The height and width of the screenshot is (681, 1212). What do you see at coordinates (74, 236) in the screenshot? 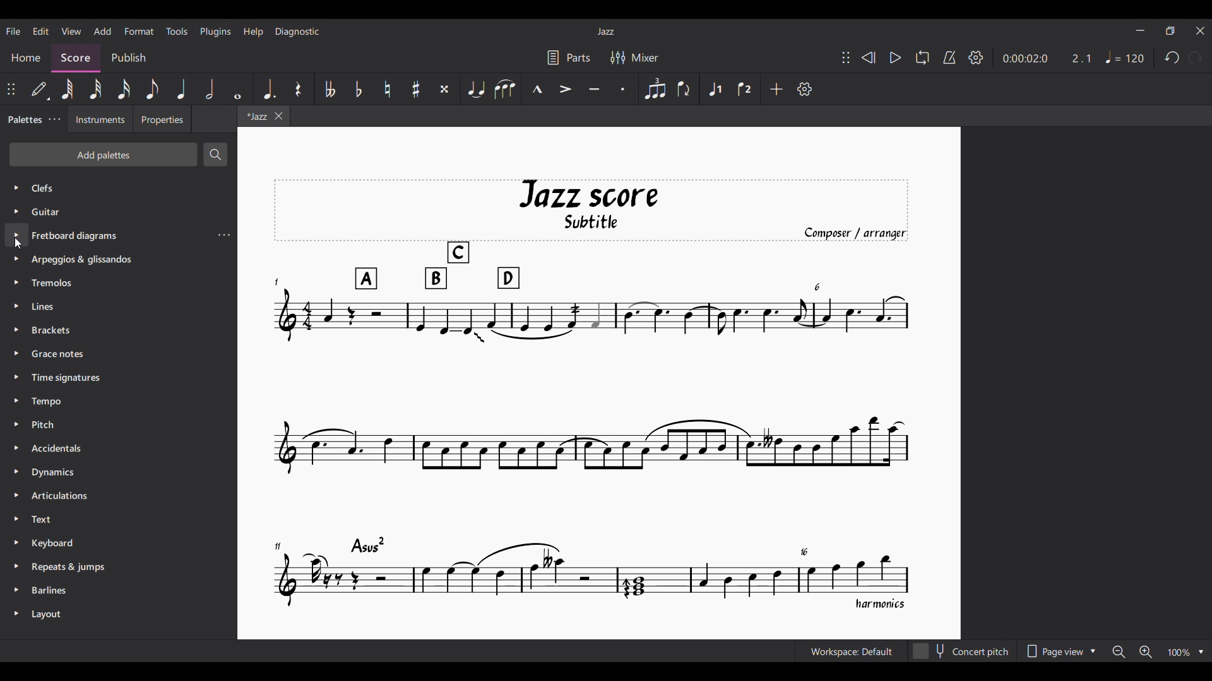
I see `Fretboard` at bounding box center [74, 236].